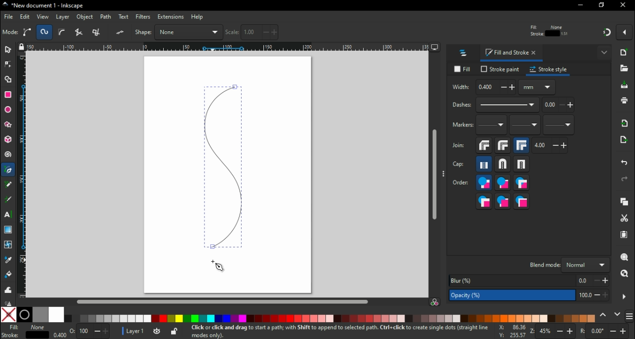 The image size is (635, 339). I want to click on mid marker, so click(524, 127).